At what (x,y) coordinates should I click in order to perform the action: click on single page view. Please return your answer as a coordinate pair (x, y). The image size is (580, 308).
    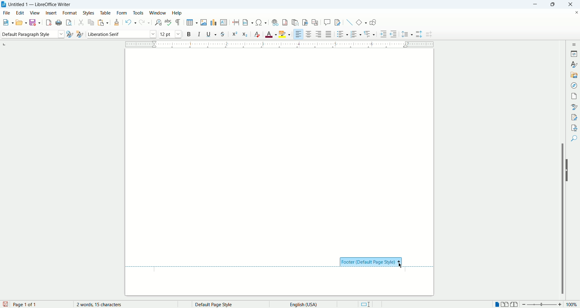
    Looking at the image, I should click on (498, 305).